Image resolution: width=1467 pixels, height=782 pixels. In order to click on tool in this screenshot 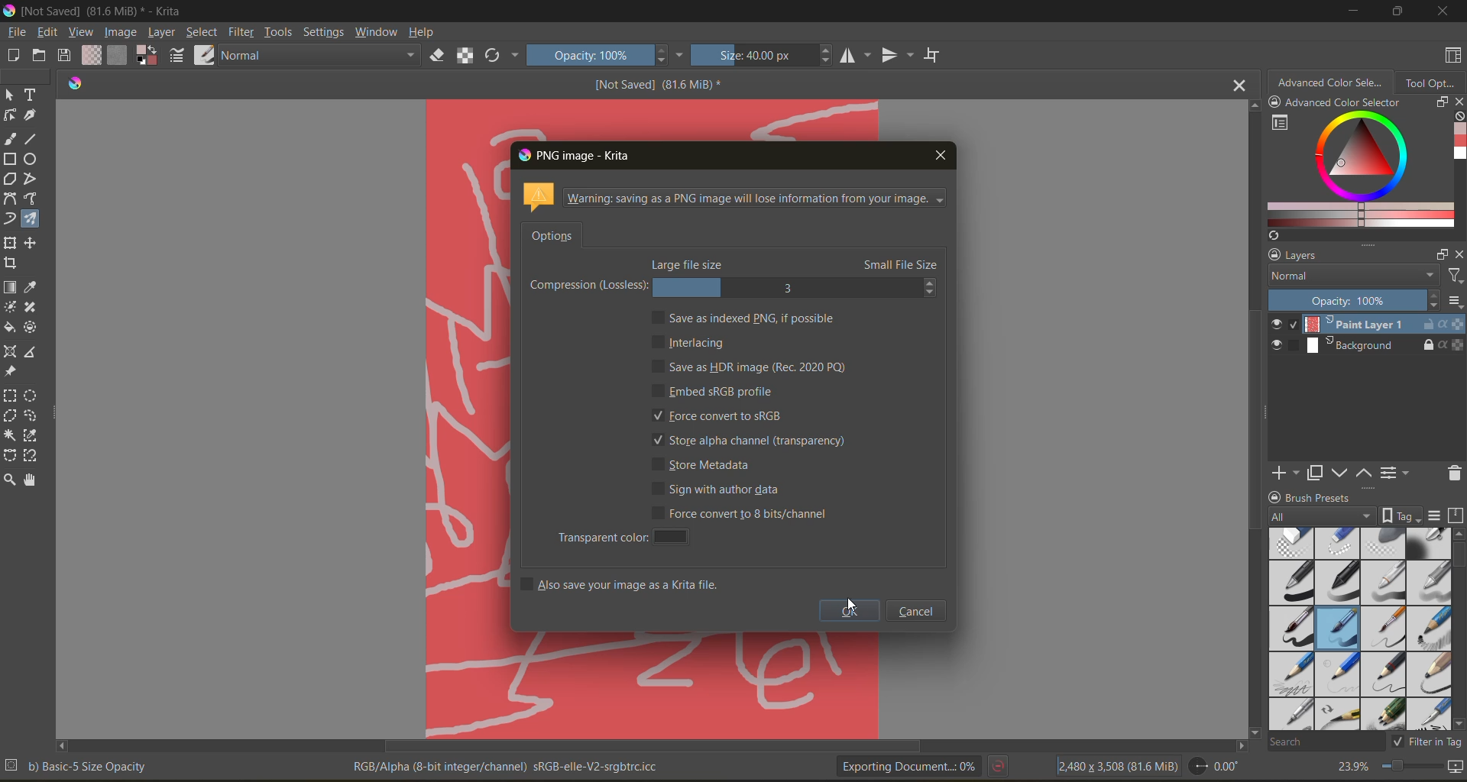, I will do `click(9, 159)`.